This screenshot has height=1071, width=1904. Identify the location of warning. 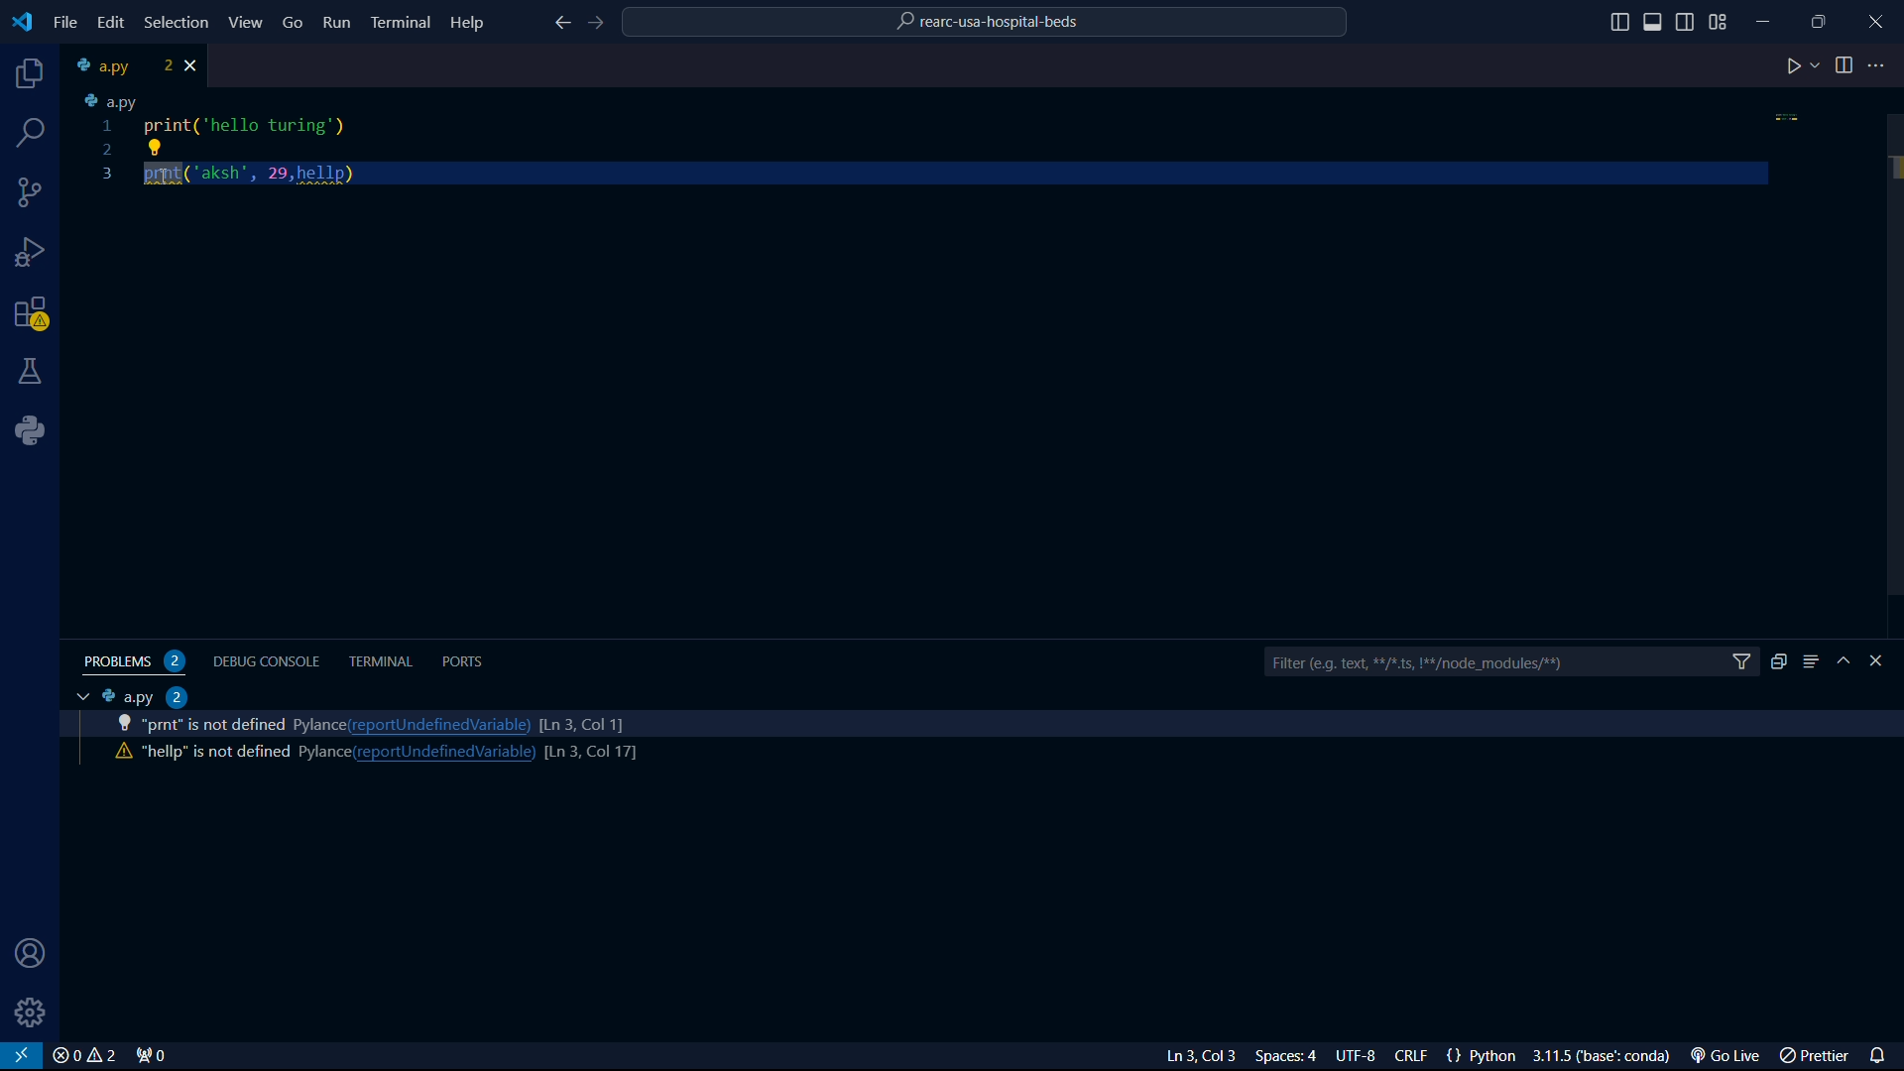
(32, 316).